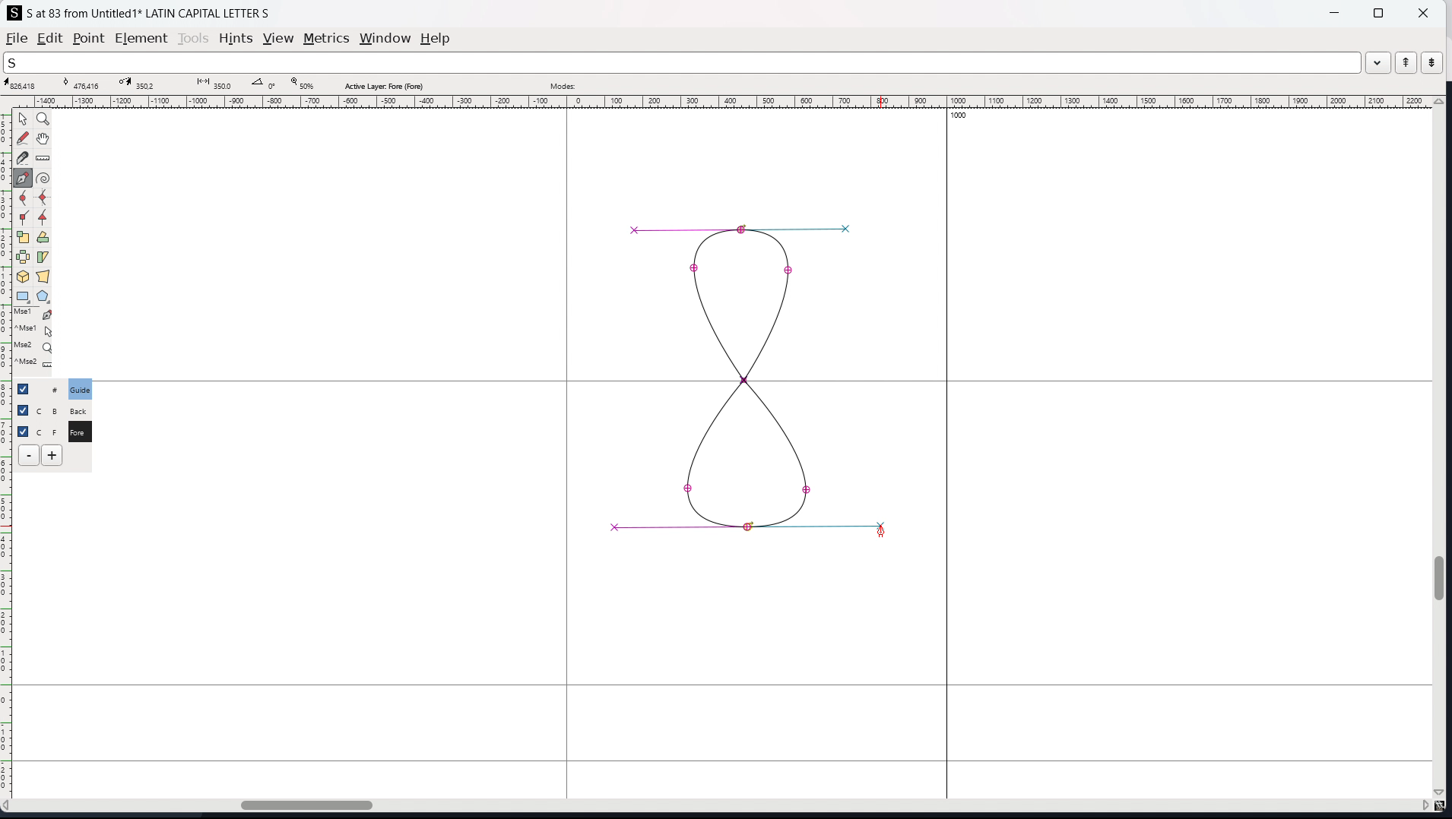  I want to click on cut splines in two, so click(23, 158).